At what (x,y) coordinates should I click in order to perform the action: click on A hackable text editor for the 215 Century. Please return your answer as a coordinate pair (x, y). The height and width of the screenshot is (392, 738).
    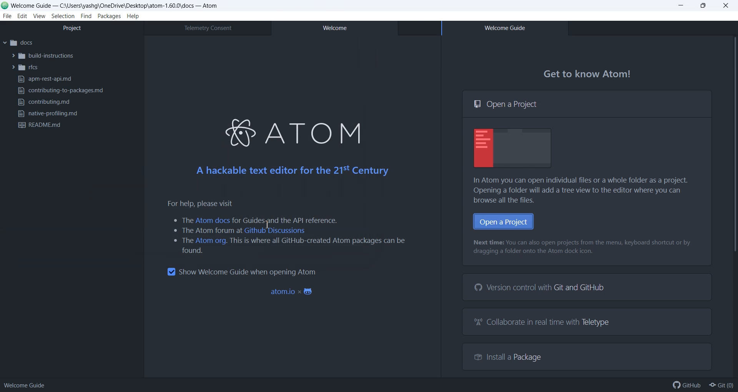
    Looking at the image, I should click on (292, 170).